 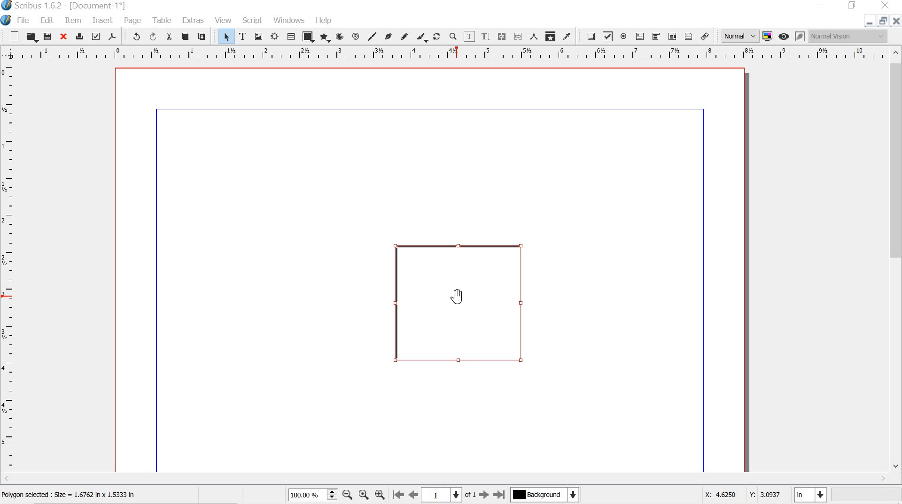 I want to click on EDIT IN PREVIEW MODE, so click(x=800, y=36).